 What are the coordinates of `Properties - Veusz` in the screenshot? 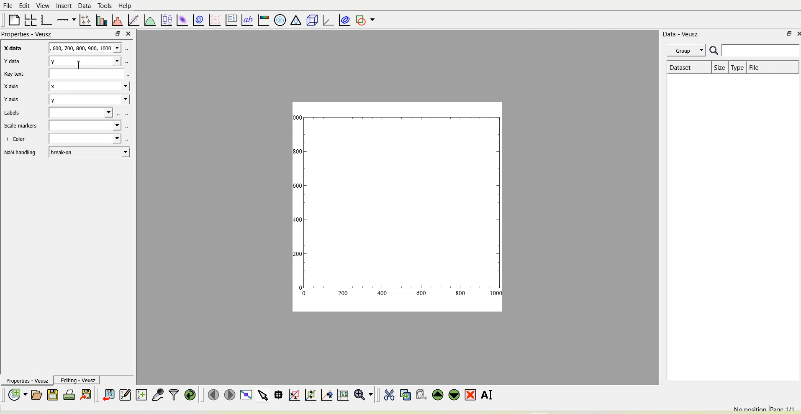 It's located at (25, 380).